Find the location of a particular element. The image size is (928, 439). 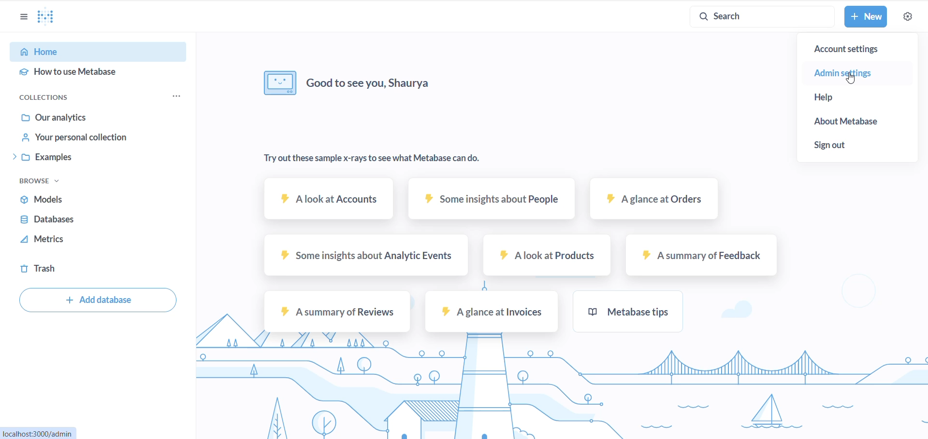

COLLECTIONS is located at coordinates (54, 96).